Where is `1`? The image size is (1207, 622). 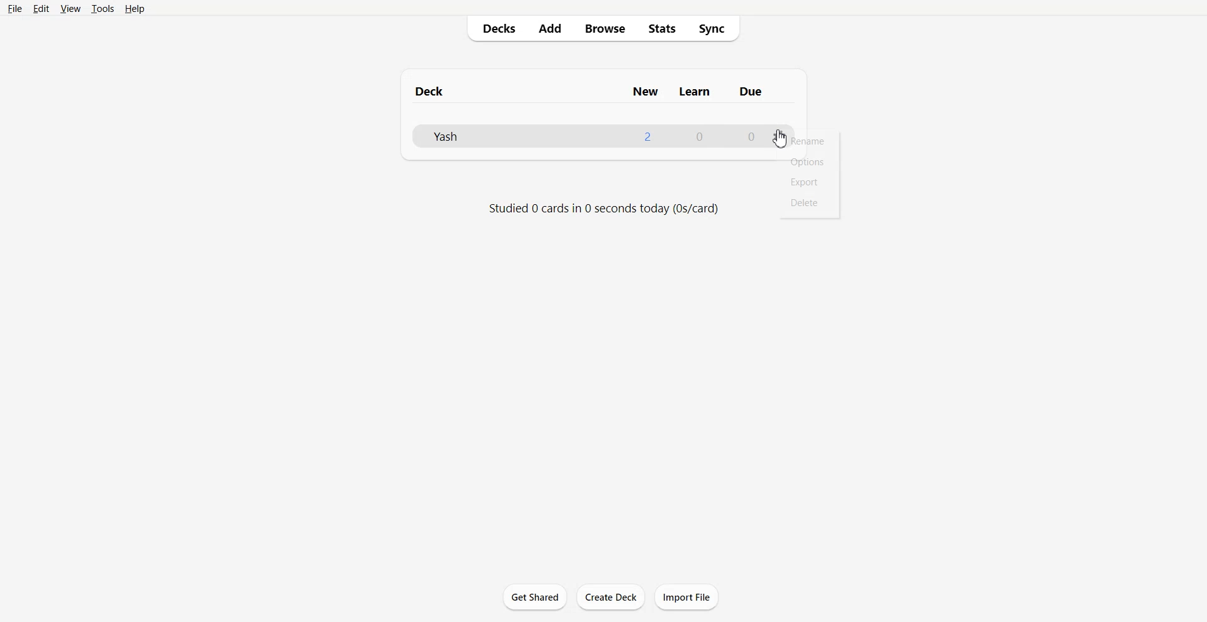
1 is located at coordinates (646, 136).